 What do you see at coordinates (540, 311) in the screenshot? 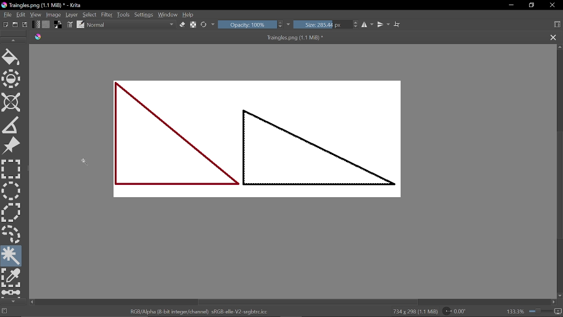
I see `zoom bar` at bounding box center [540, 311].